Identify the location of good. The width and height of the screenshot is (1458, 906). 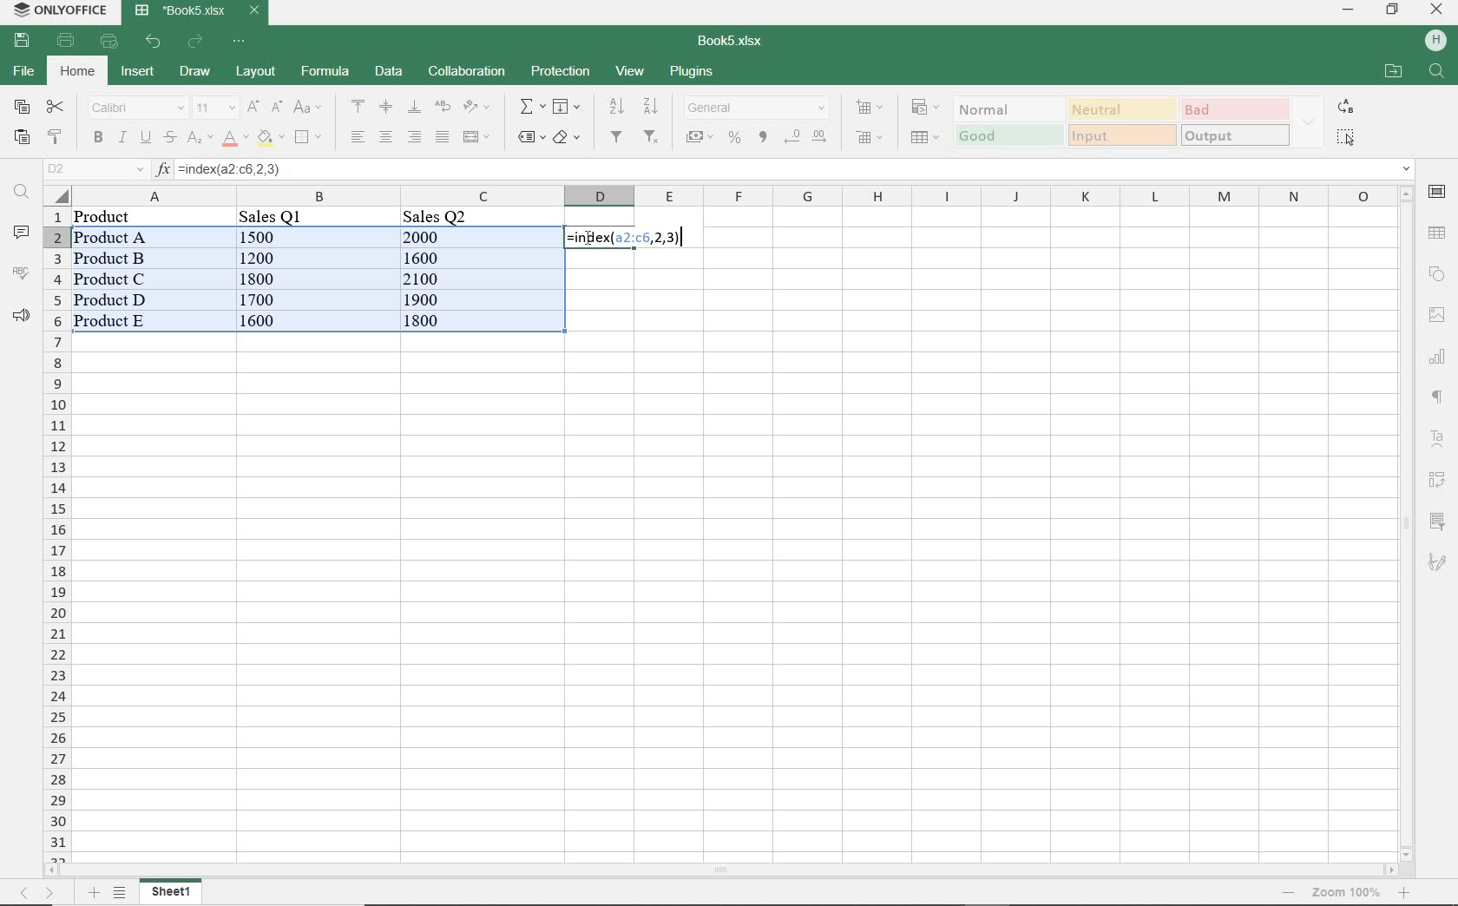
(1007, 135).